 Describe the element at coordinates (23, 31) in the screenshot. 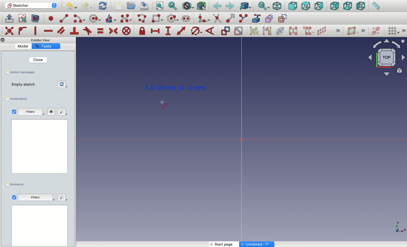

I see `Constrain point on to object` at that location.